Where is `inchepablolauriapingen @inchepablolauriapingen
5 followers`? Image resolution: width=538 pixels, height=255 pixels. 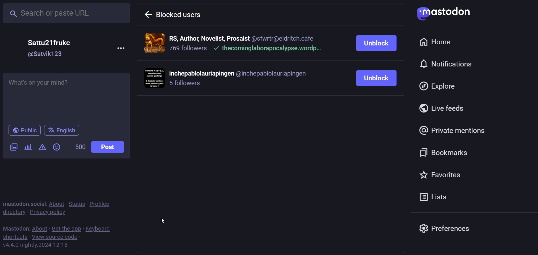
inchepablolauriapingen @inchepablolauriapingen
5 followers is located at coordinates (242, 79).